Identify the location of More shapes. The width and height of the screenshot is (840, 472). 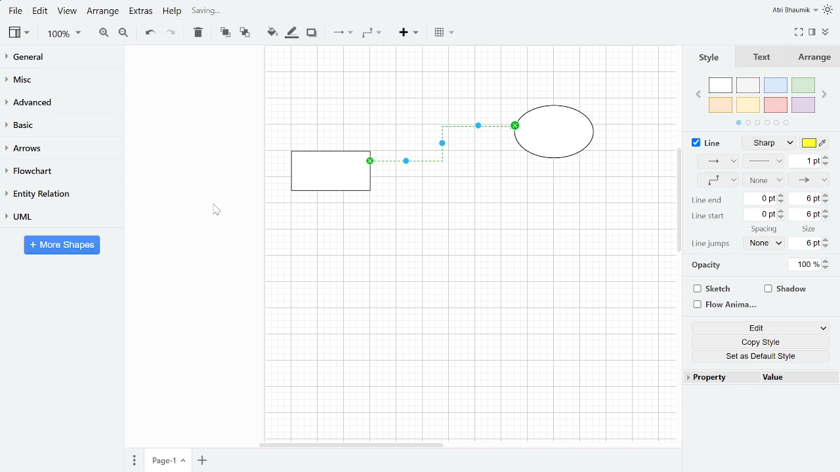
(63, 245).